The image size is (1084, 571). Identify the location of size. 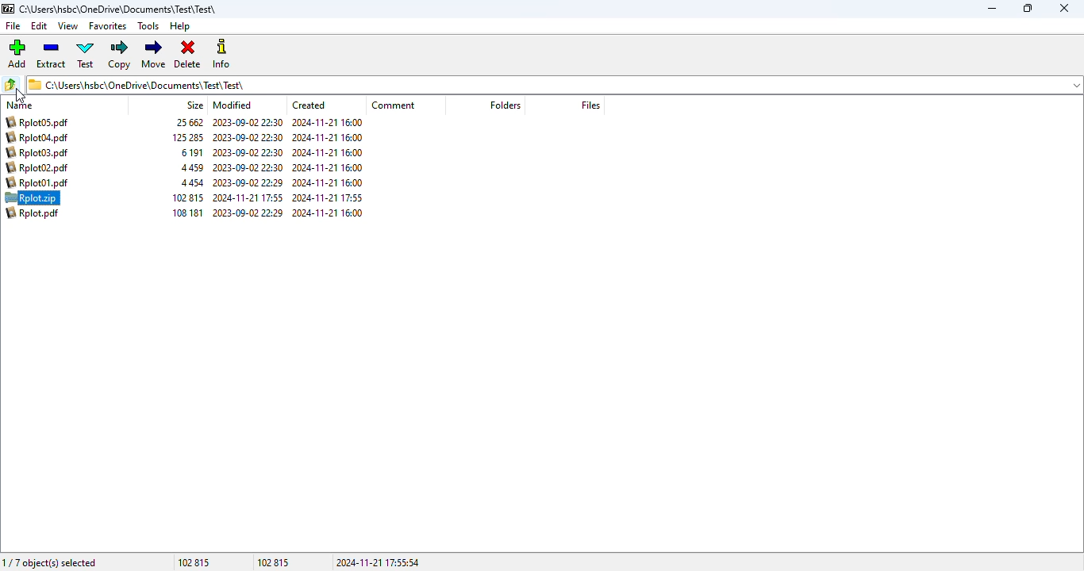
(195, 105).